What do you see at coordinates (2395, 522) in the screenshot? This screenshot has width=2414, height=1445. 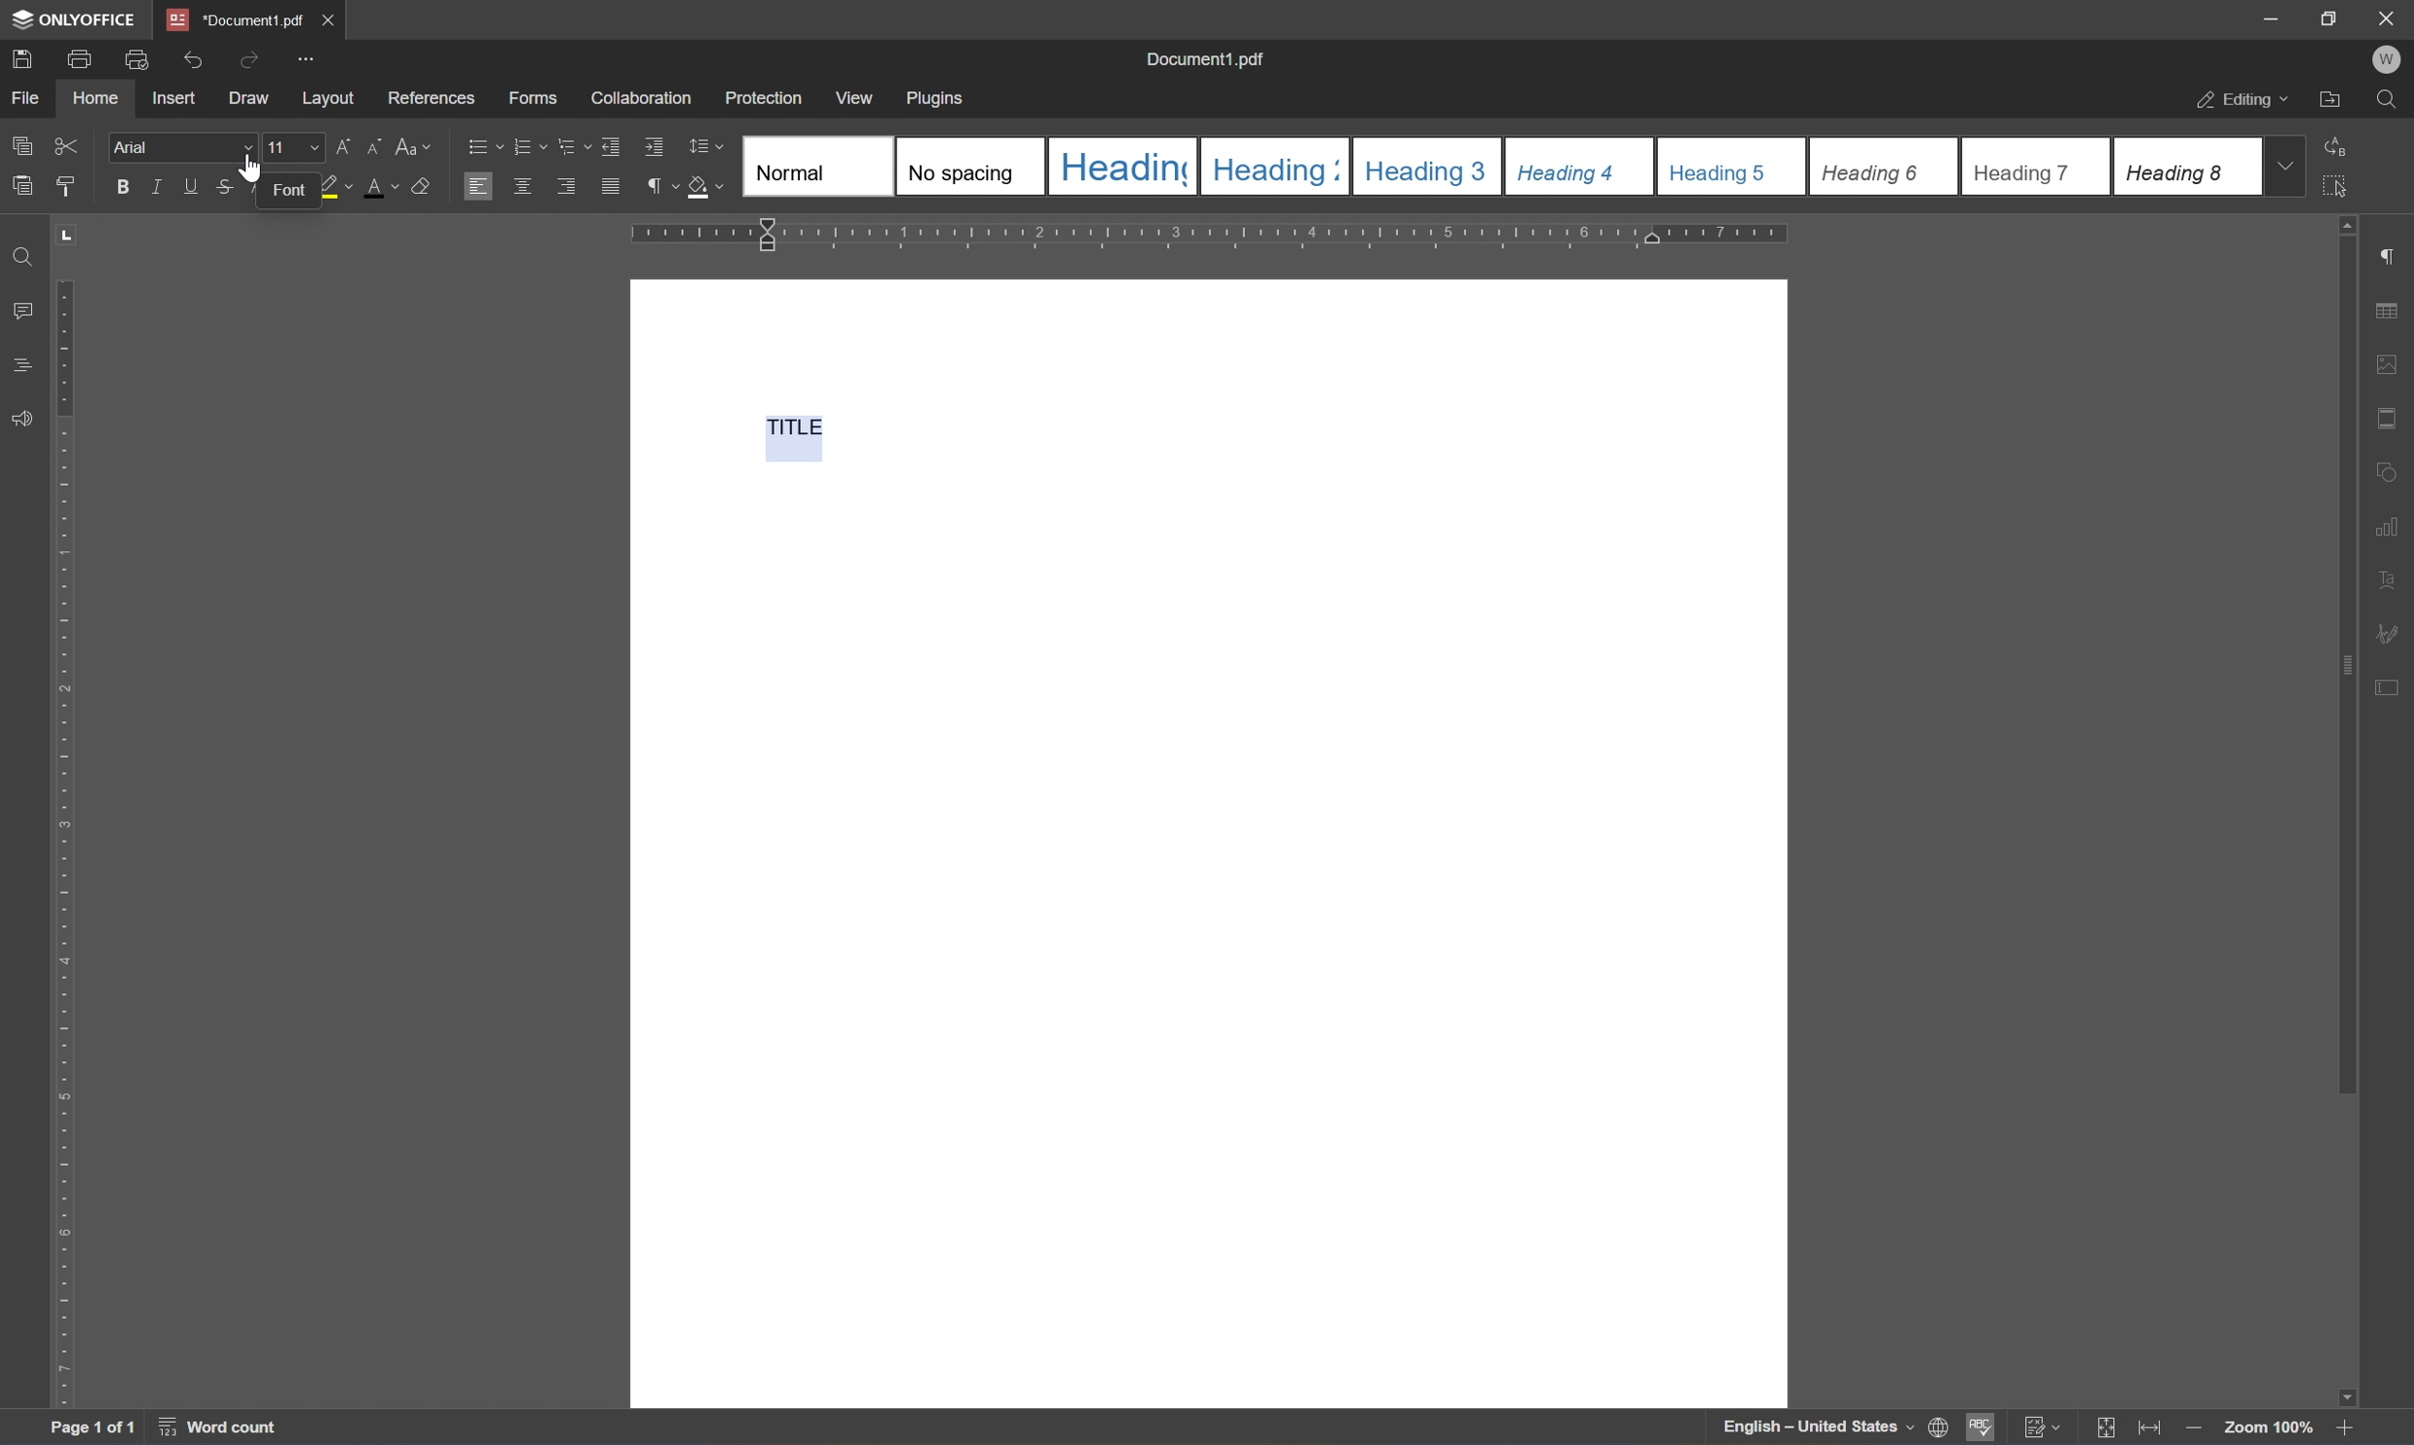 I see `chart settings` at bounding box center [2395, 522].